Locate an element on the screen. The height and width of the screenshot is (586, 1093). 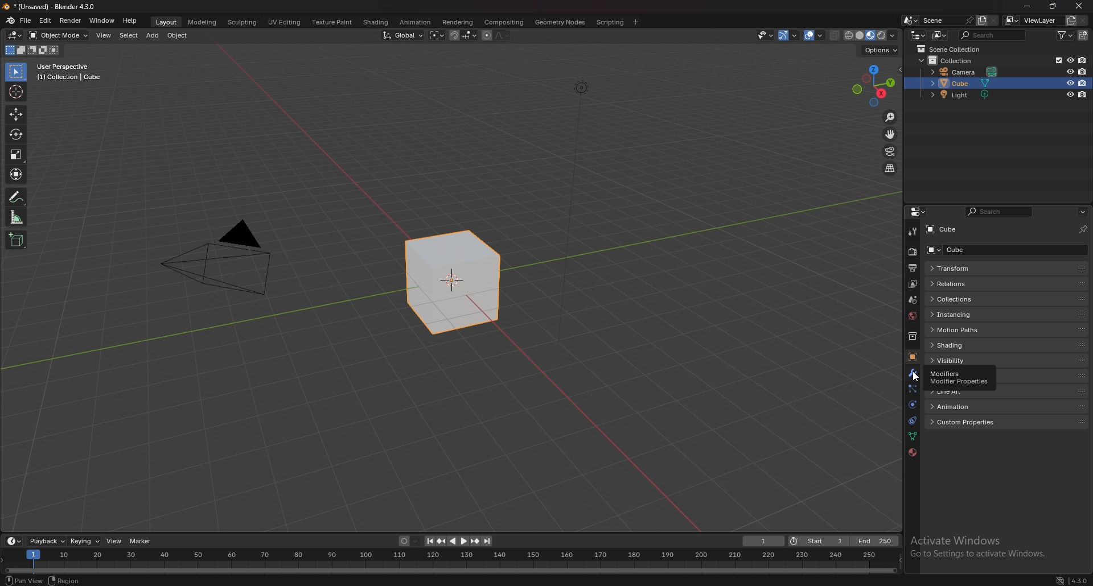
camera is located at coordinates (966, 72).